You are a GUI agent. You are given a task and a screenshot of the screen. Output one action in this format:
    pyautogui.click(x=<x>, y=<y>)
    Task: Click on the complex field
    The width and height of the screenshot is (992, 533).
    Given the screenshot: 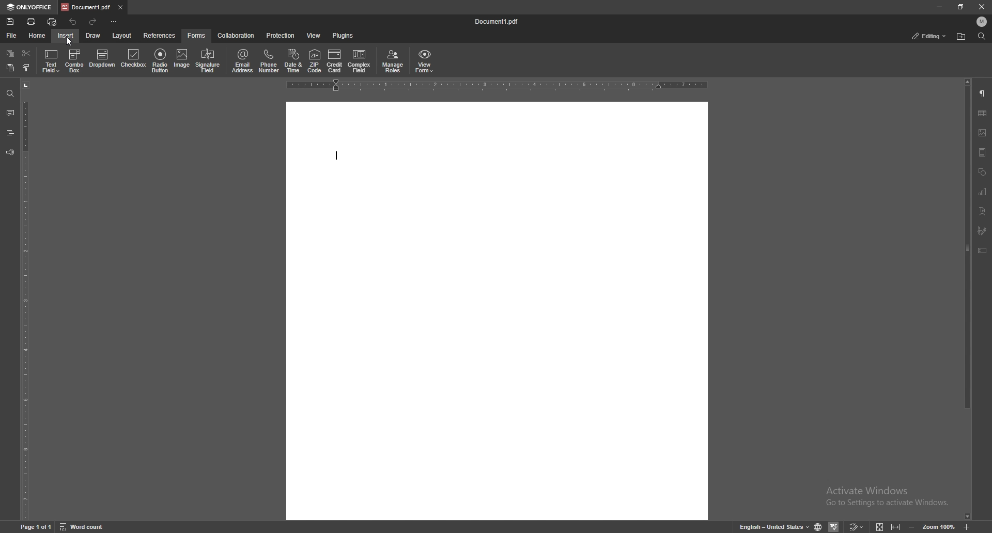 What is the action you would take?
    pyautogui.click(x=360, y=62)
    